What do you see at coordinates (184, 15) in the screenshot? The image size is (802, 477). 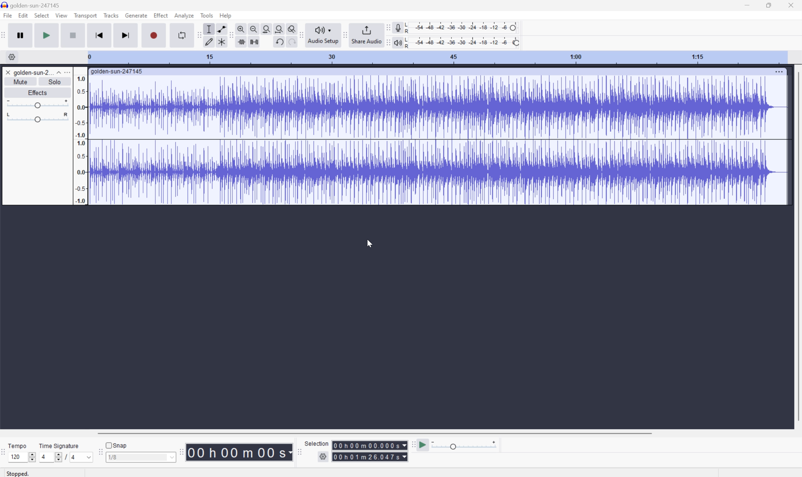 I see `Analyze` at bounding box center [184, 15].